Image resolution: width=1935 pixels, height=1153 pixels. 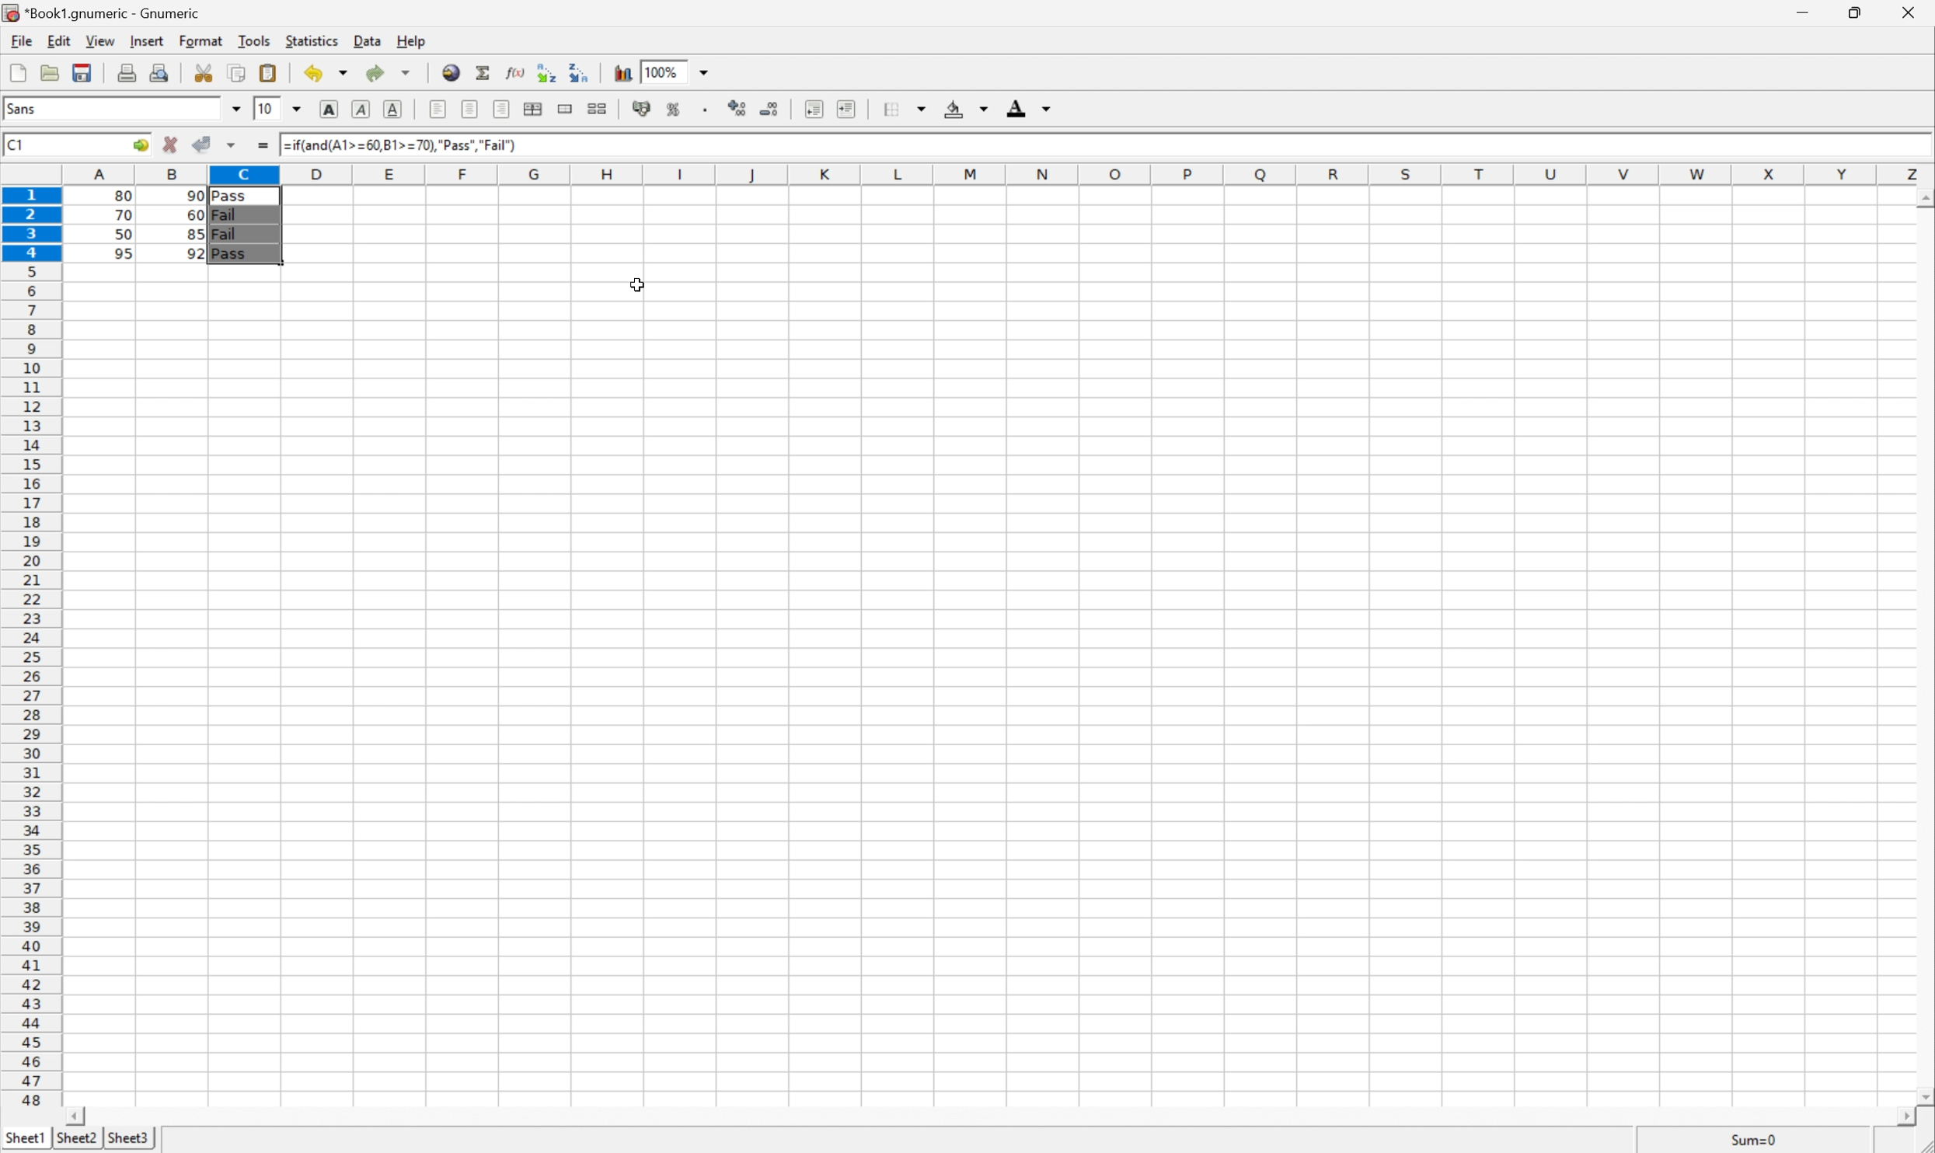 What do you see at coordinates (141, 145) in the screenshot?
I see `Go to...` at bounding box center [141, 145].